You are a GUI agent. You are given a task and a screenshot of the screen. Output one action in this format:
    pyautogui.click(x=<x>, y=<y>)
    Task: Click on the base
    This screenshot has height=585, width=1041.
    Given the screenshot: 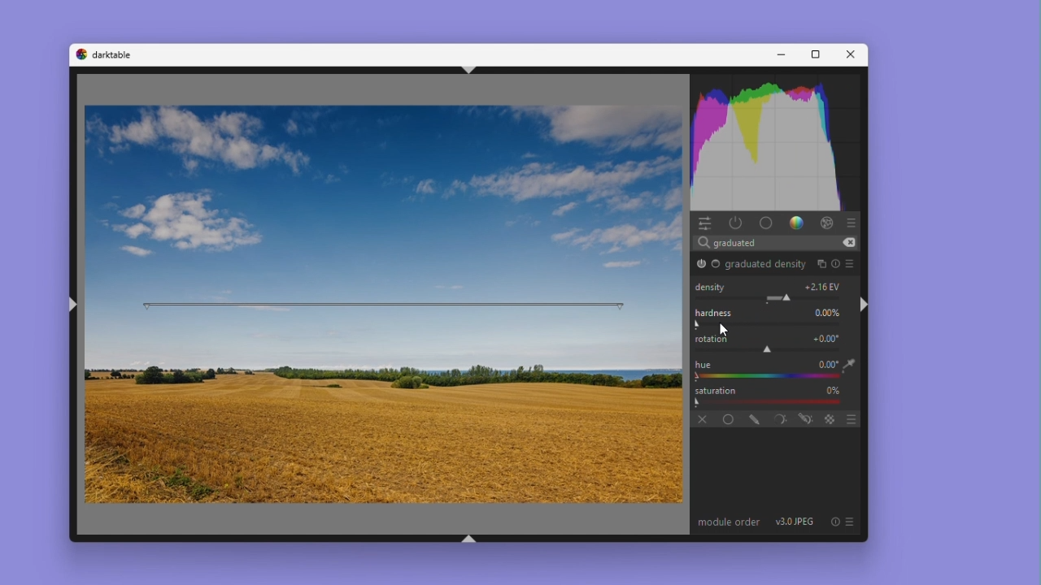 What is the action you would take?
    pyautogui.click(x=765, y=223)
    